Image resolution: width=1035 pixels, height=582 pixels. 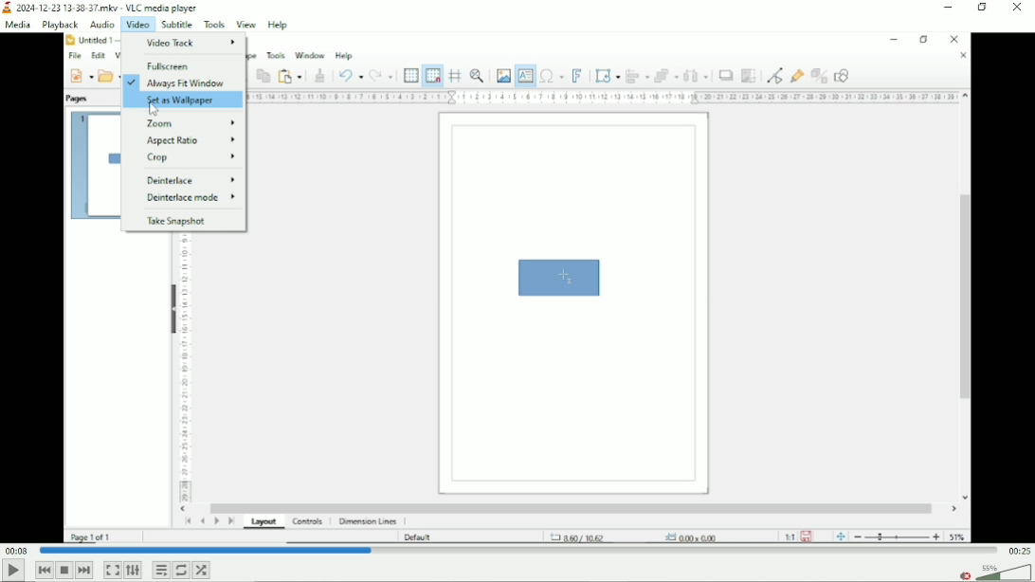 I want to click on Video track, so click(x=191, y=42).